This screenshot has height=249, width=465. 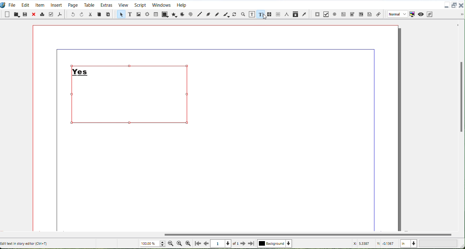 I want to click on Line, so click(x=199, y=15).